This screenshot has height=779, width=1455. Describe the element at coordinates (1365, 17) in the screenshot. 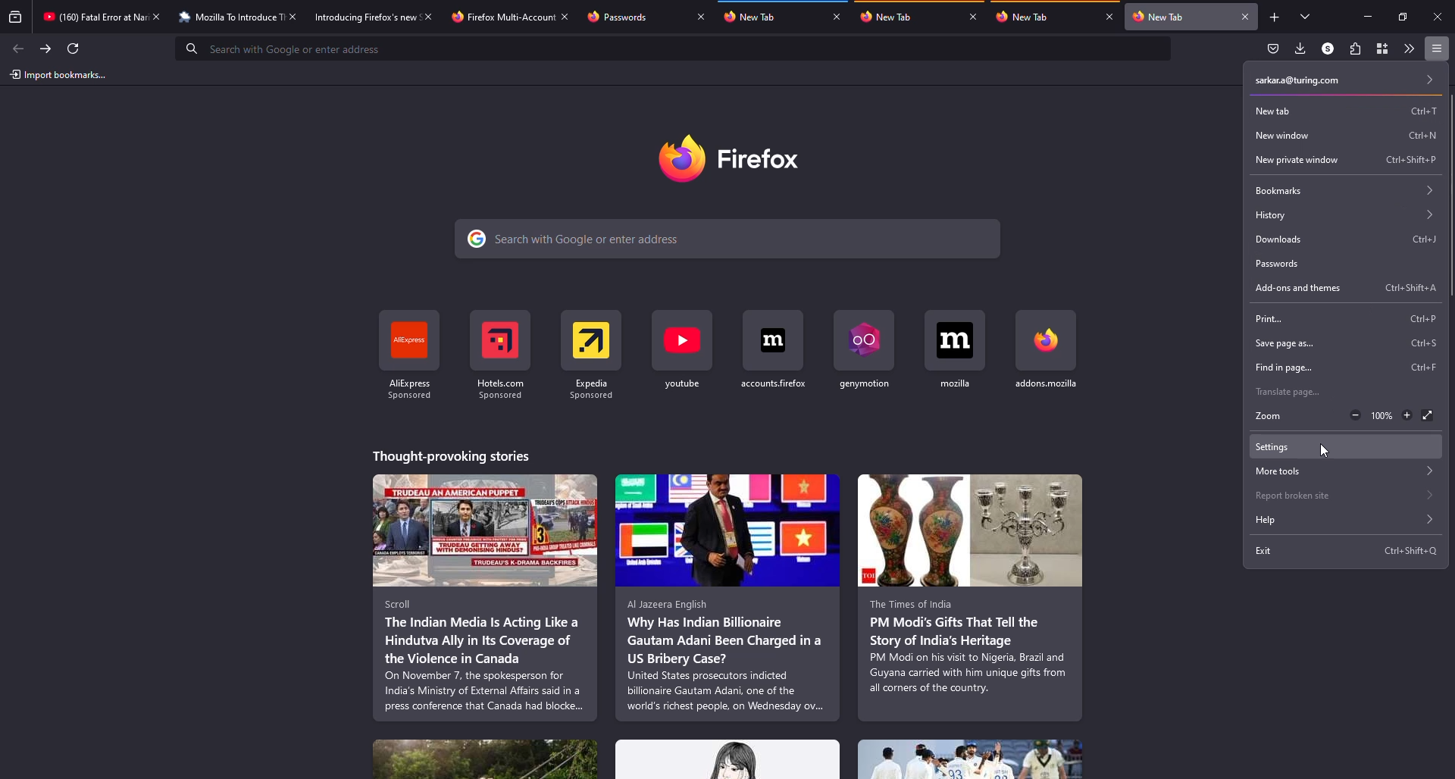

I see `minimize` at that location.